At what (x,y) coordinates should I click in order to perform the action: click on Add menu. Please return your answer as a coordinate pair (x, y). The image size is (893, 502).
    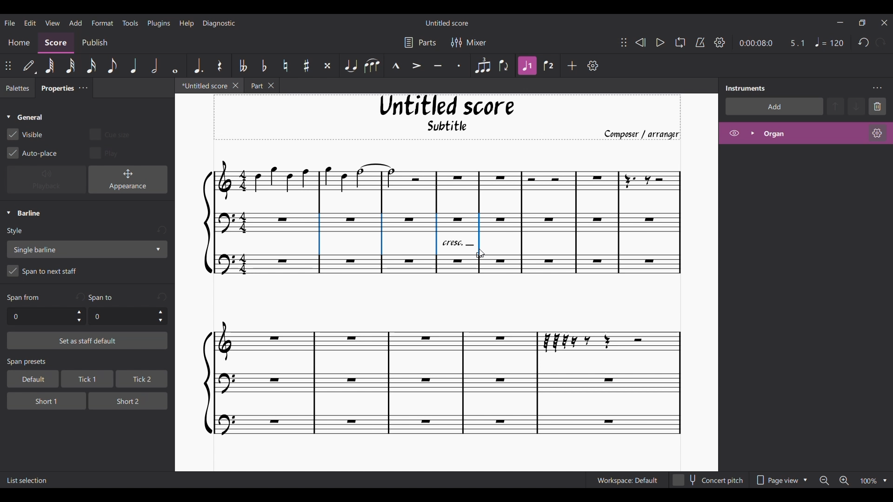
    Looking at the image, I should click on (75, 22).